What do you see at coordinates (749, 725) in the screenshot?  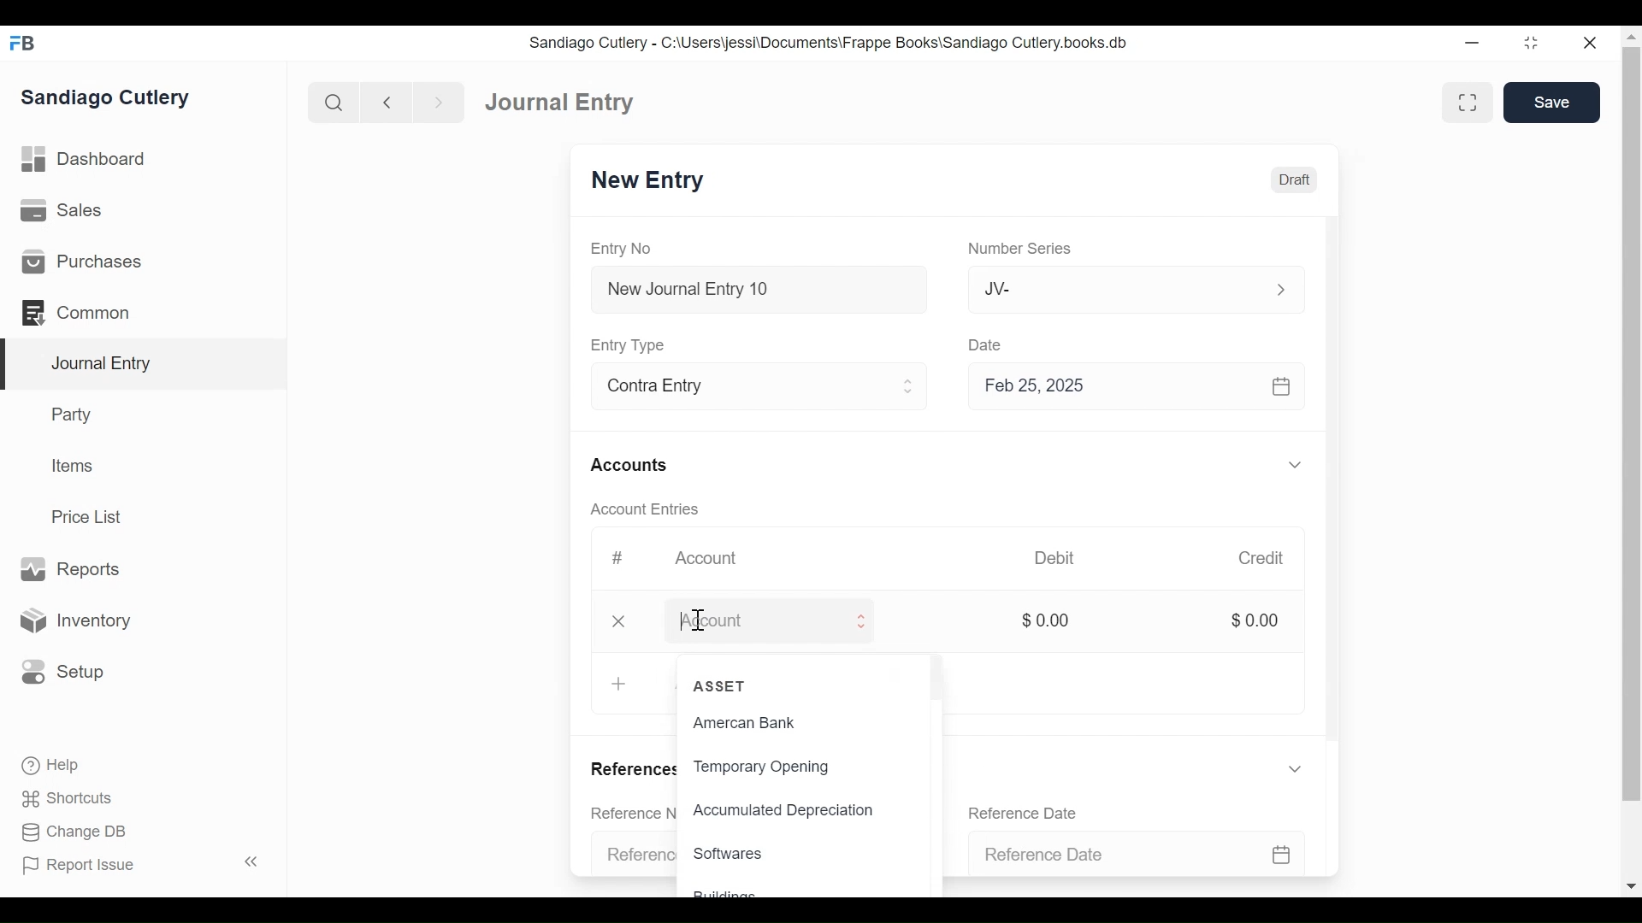 I see `Amercan Bank` at bounding box center [749, 725].